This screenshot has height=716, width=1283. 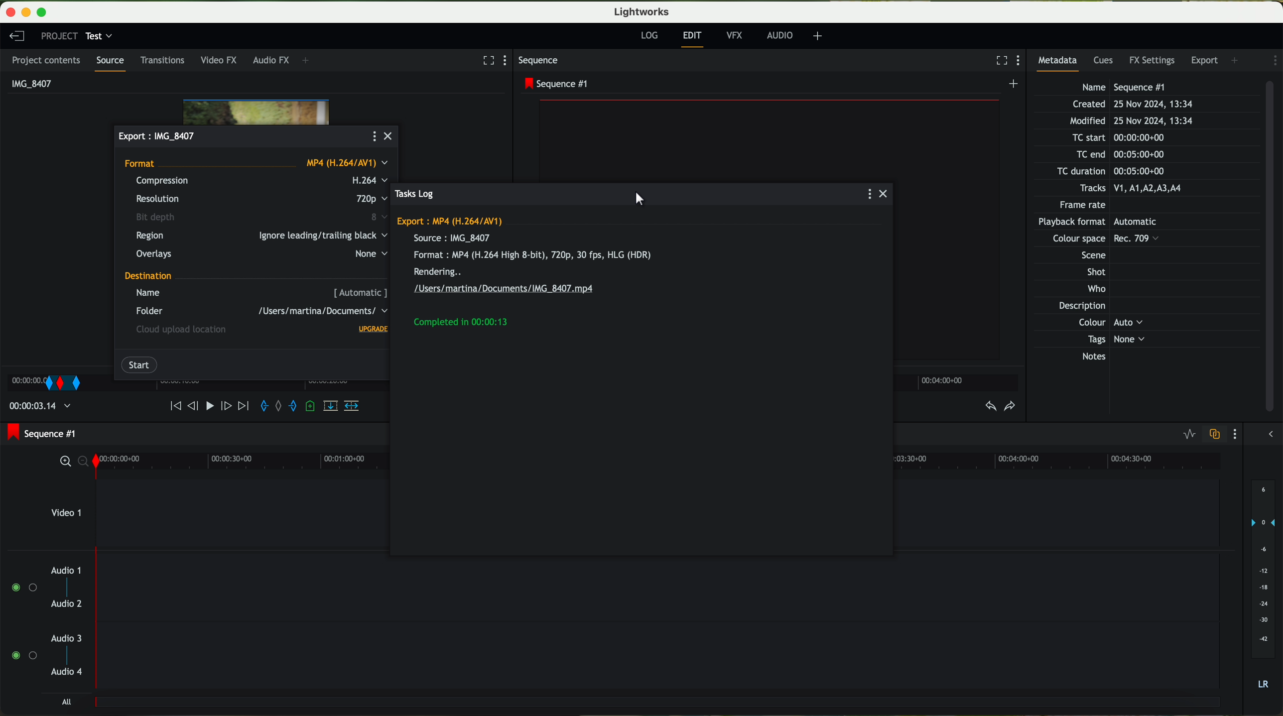 I want to click on completed, so click(x=463, y=322).